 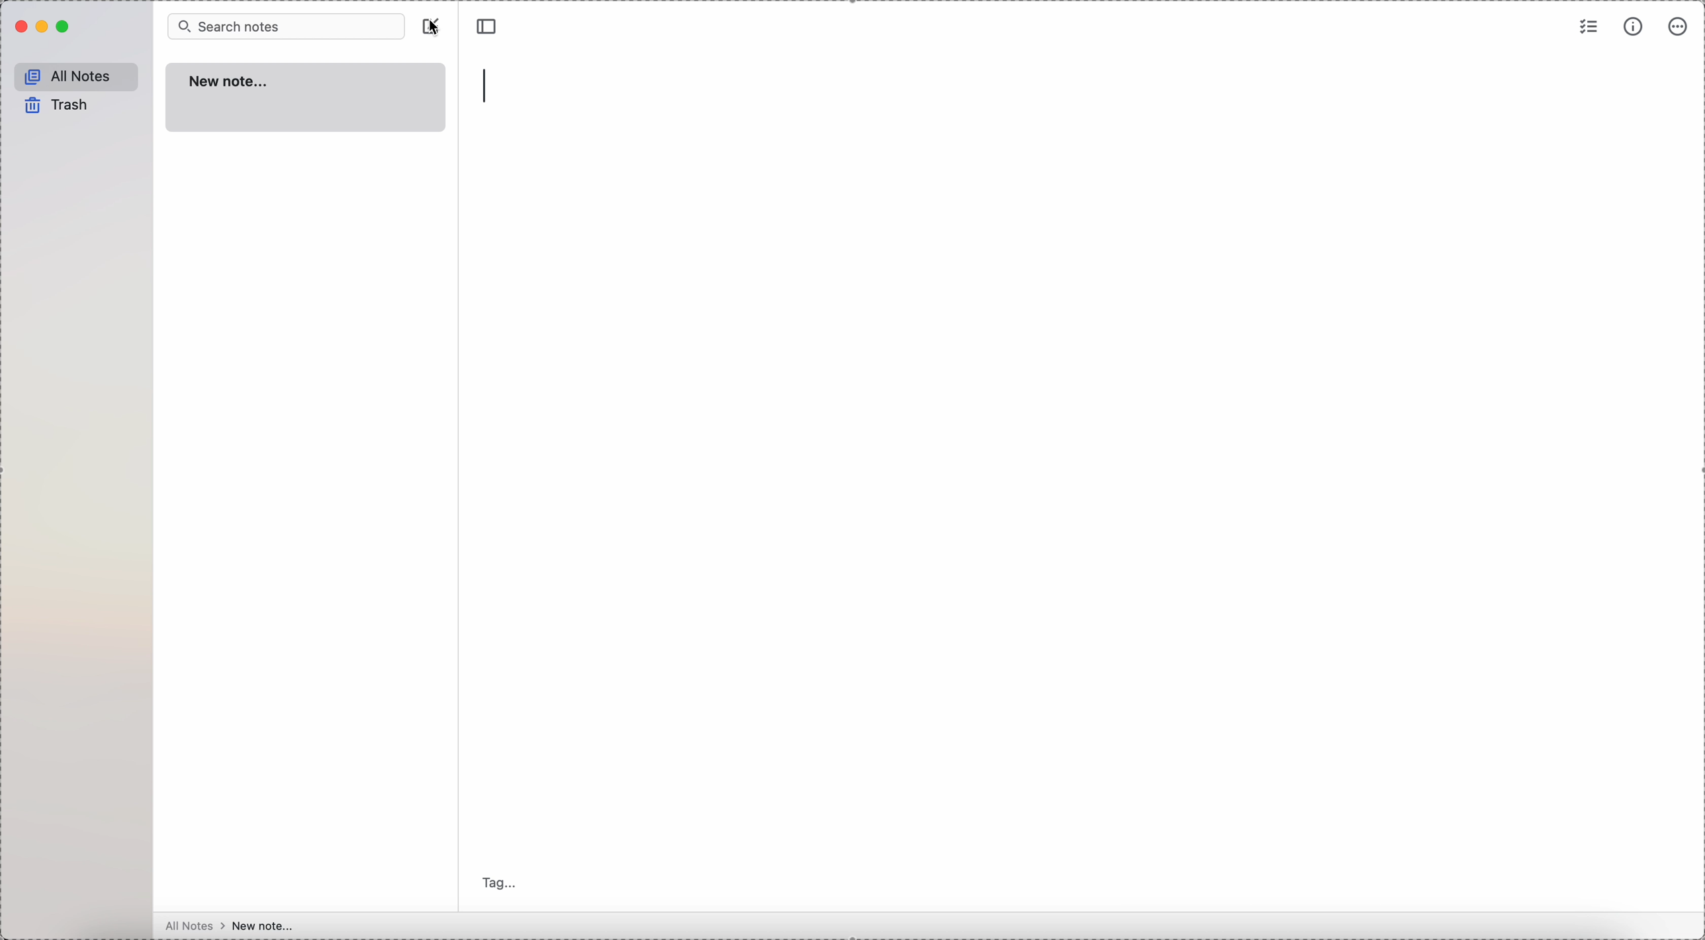 What do you see at coordinates (73, 75) in the screenshot?
I see `all notes` at bounding box center [73, 75].